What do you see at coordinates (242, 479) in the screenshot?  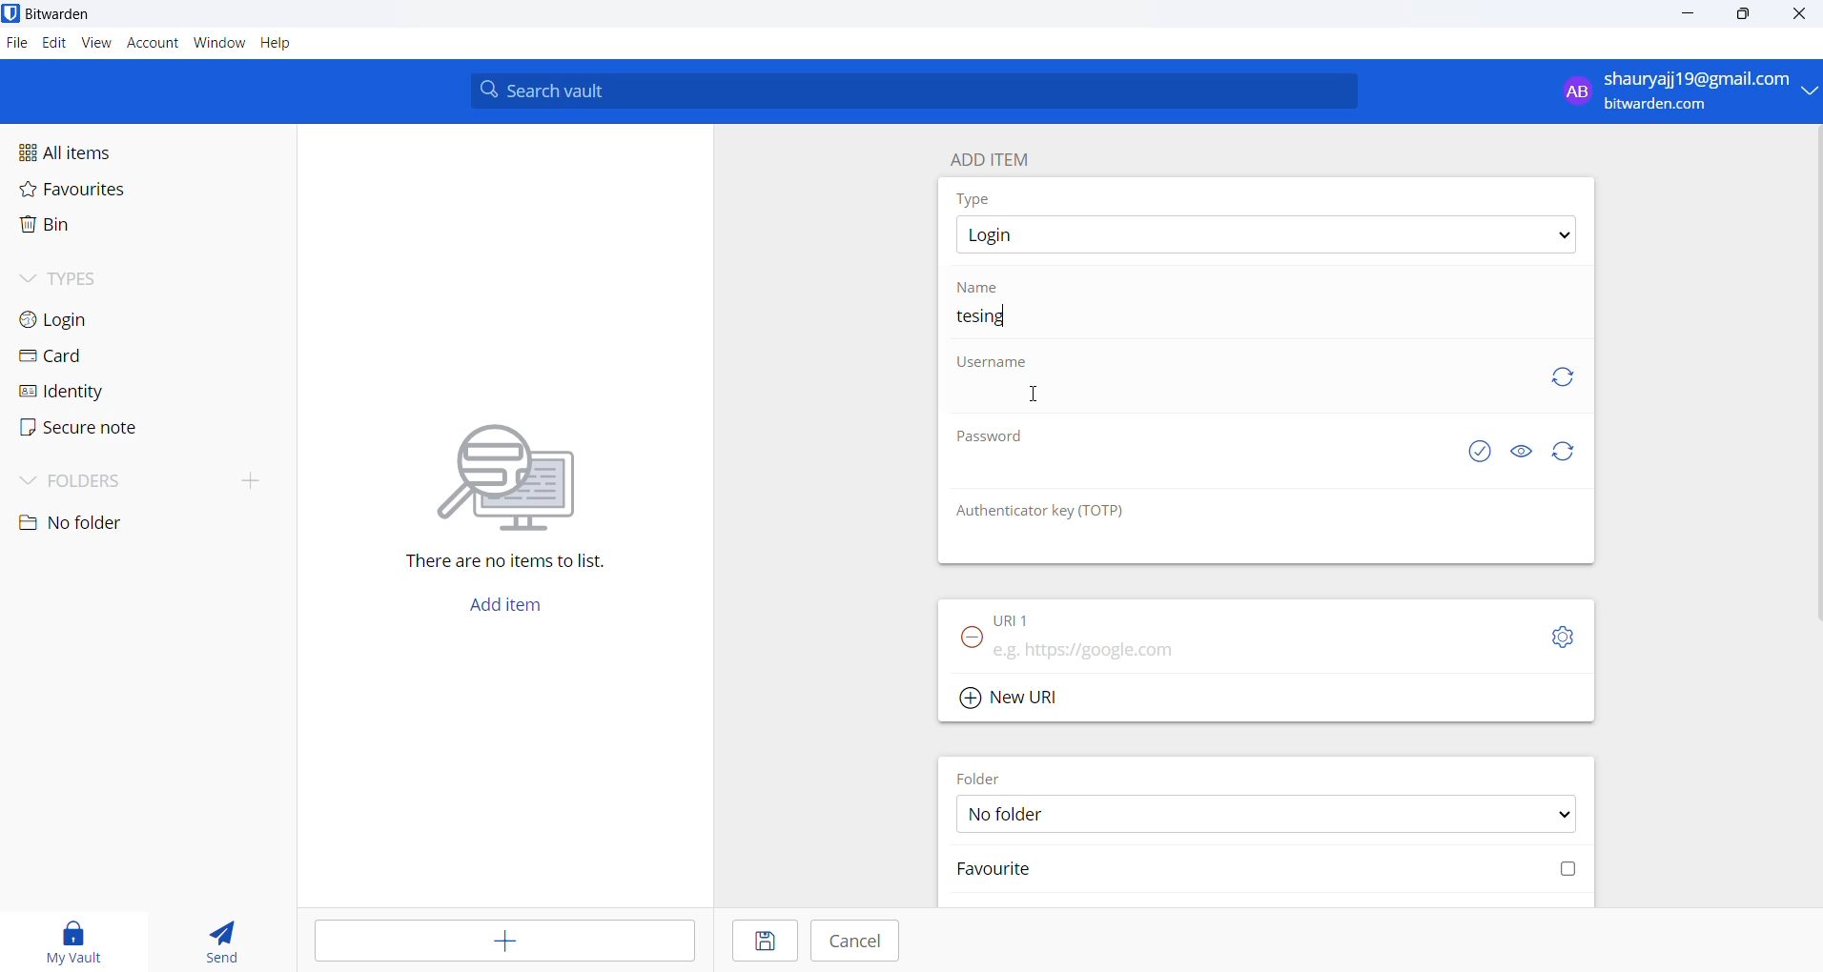 I see `add folder` at bounding box center [242, 479].